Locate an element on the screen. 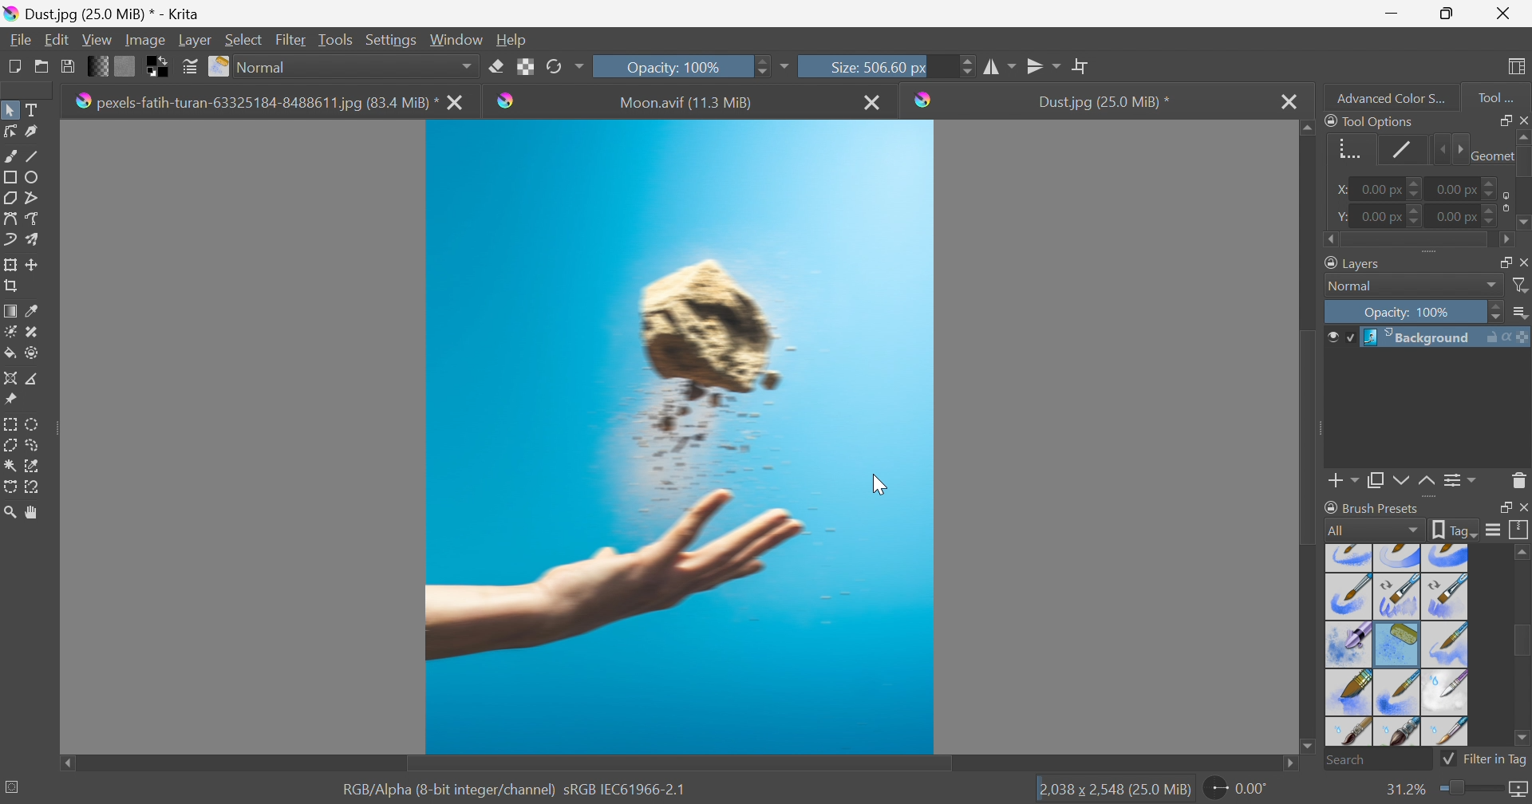  Slider is located at coordinates (1497, 313).